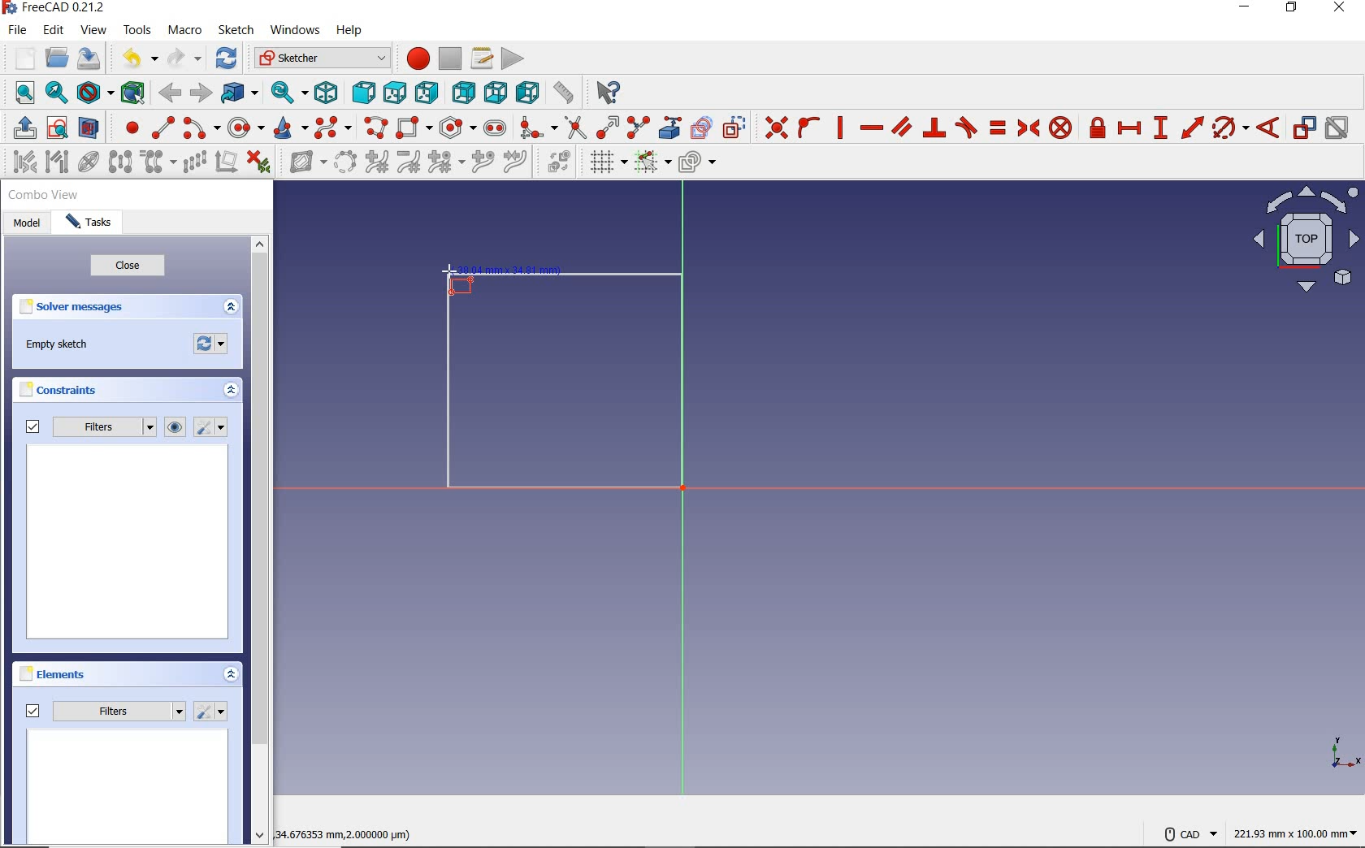 The image size is (1365, 848). I want to click on constraints, so click(63, 390).